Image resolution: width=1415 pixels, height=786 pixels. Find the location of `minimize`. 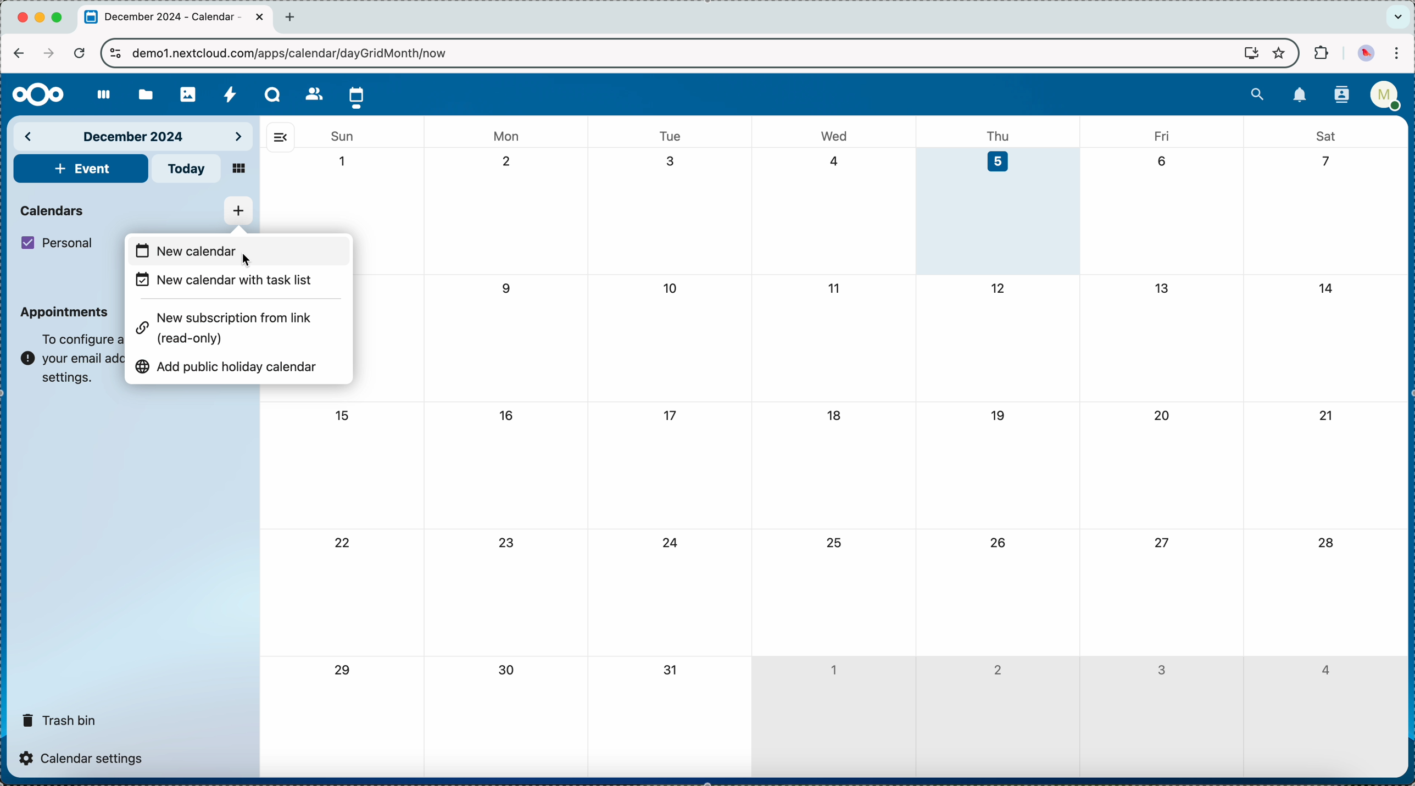

minimize is located at coordinates (42, 19).